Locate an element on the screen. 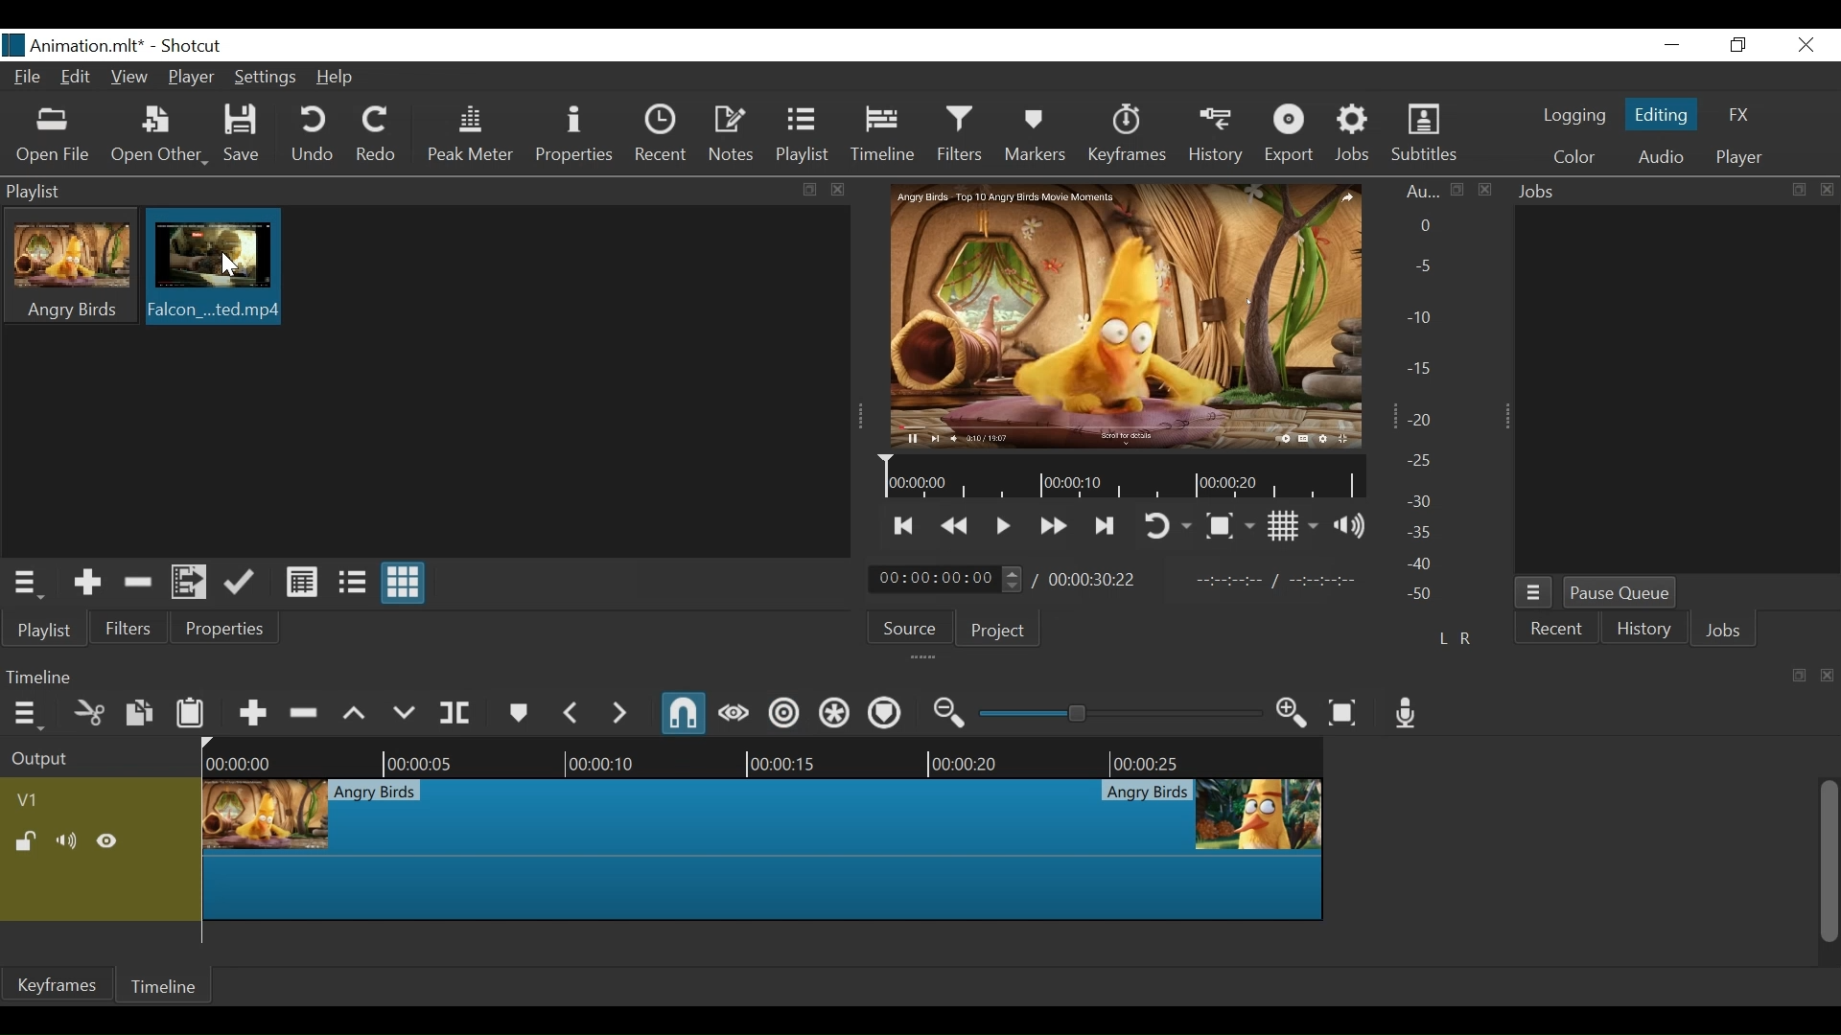 This screenshot has width=1841, height=1035. FX is located at coordinates (1739, 115).